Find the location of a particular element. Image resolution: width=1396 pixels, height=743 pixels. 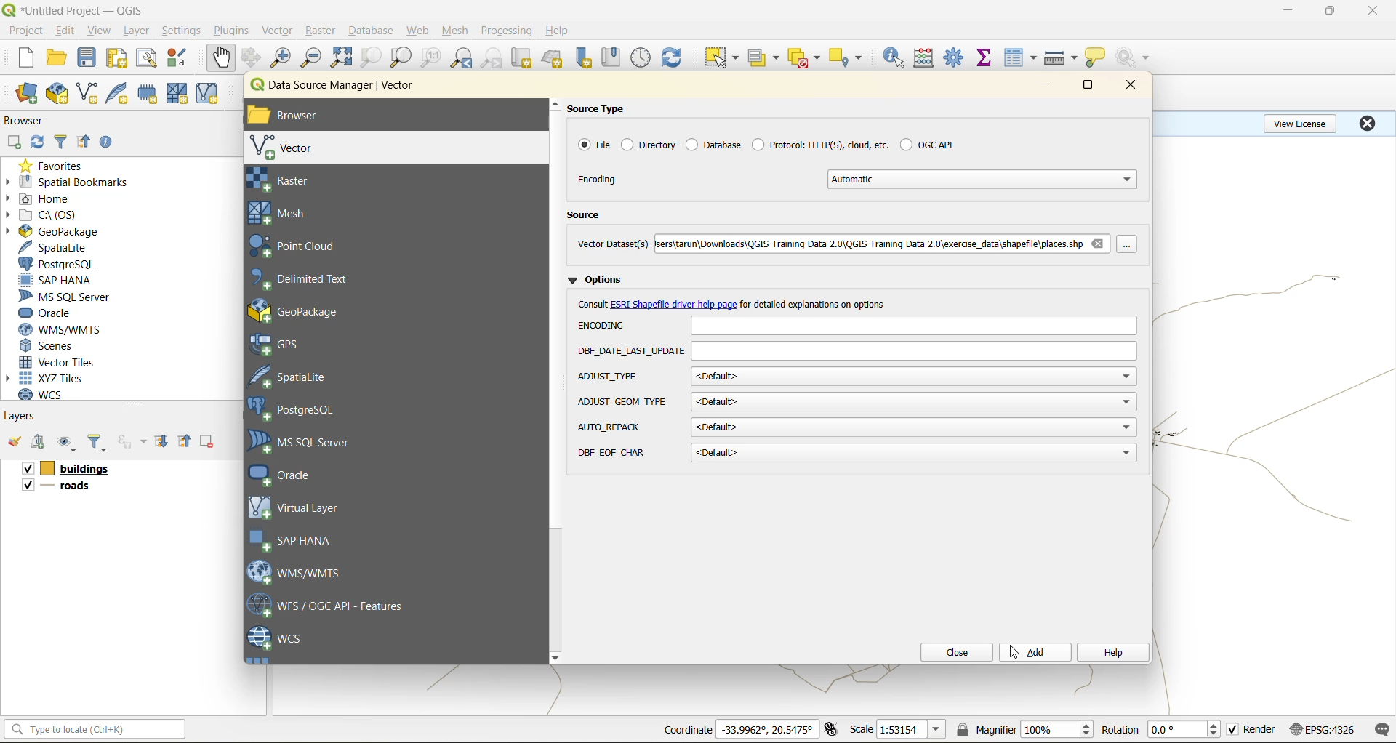

save is located at coordinates (90, 58).